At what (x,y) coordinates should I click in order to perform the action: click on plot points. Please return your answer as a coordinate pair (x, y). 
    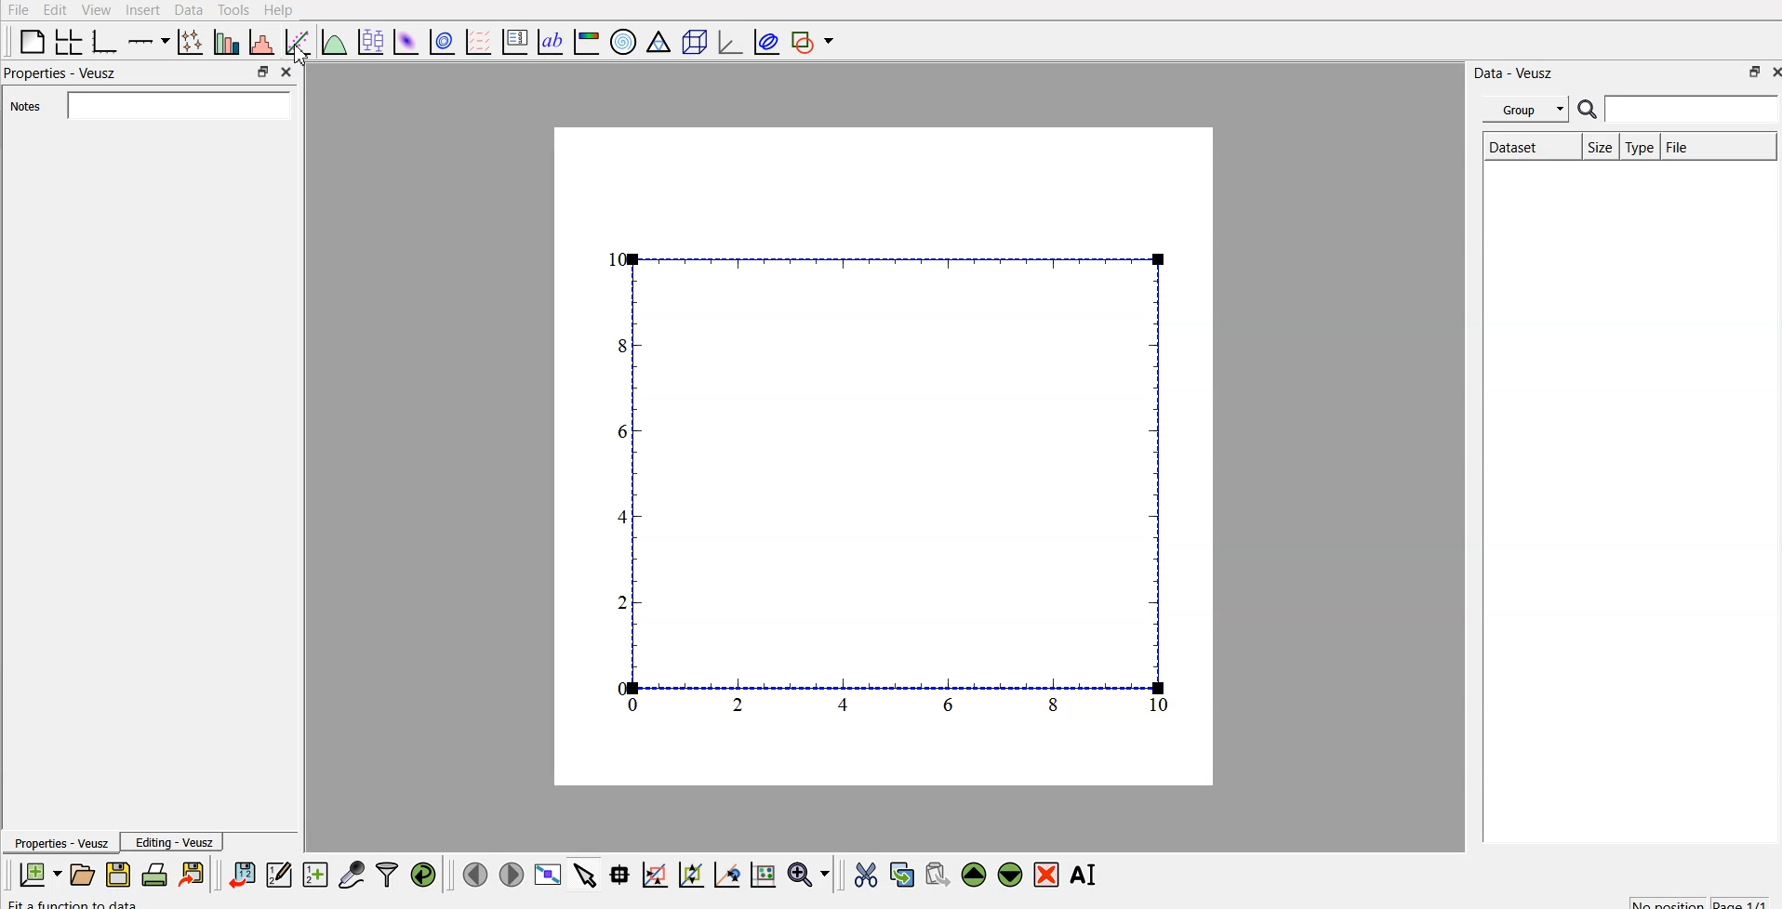
    Looking at the image, I should click on (191, 42).